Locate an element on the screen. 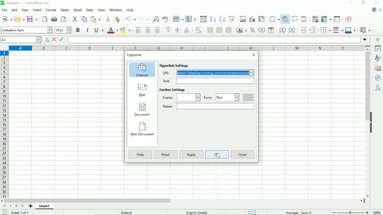  Input line is located at coordinates (214, 40).